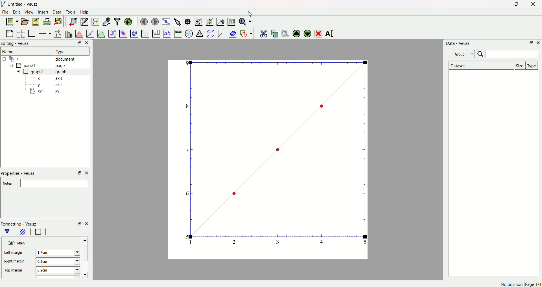  I want to click on plot box plots, so click(112, 33).